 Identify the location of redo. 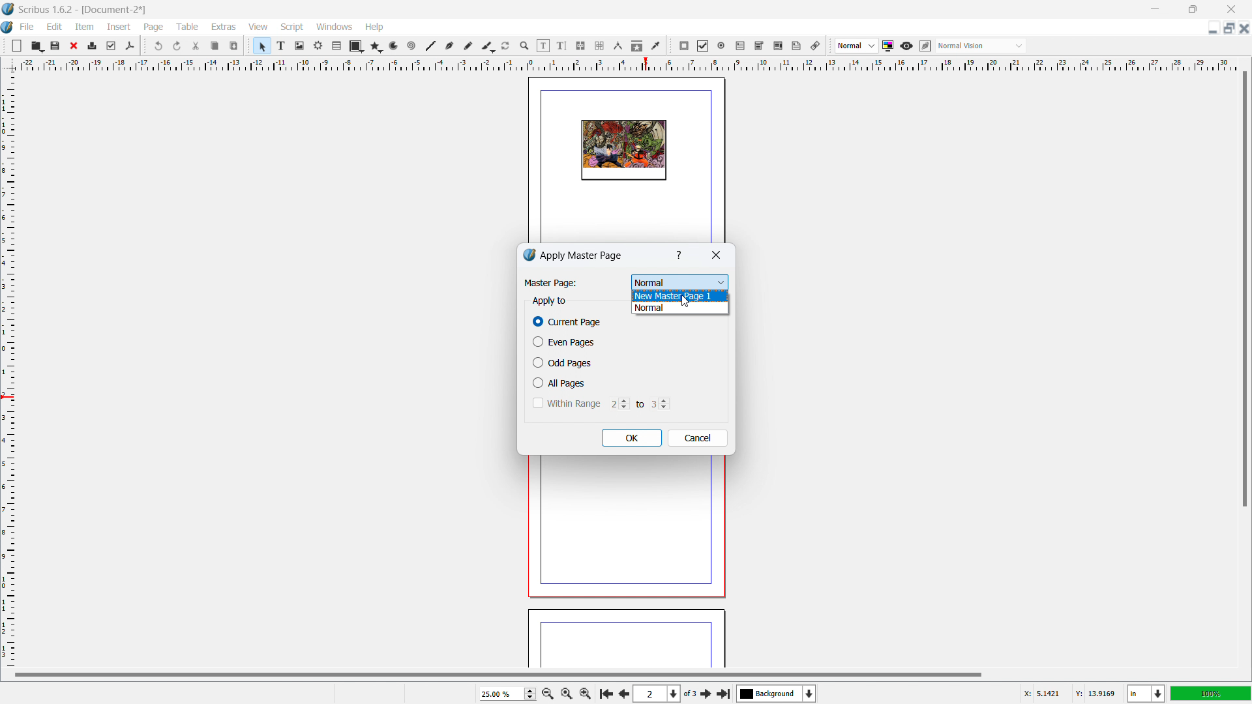
(177, 46).